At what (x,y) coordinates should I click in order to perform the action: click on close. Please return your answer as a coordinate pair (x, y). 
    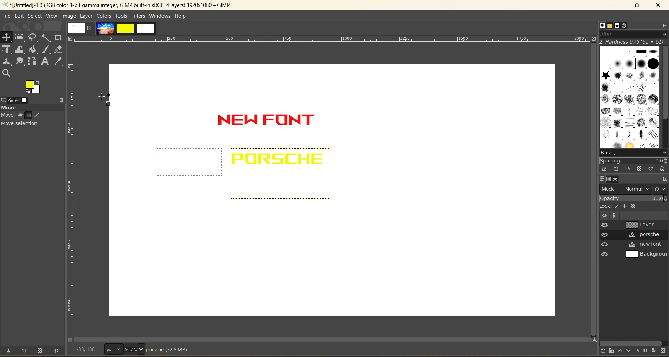
    Looking at the image, I should click on (658, 6).